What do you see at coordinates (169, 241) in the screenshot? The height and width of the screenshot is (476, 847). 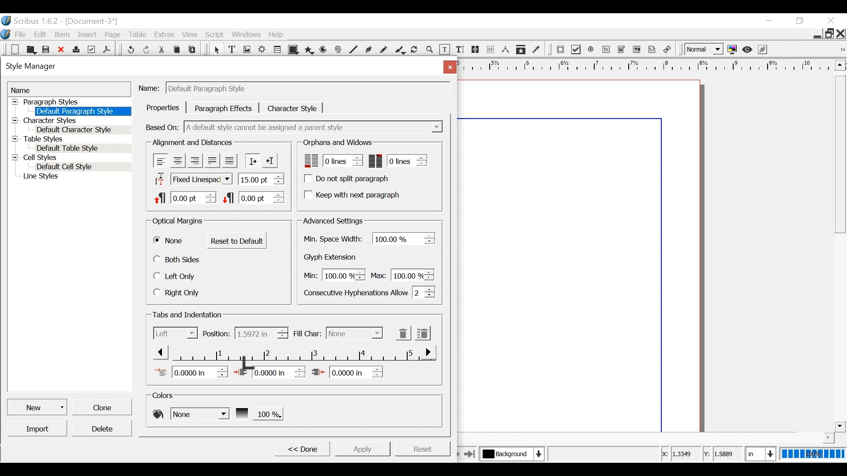 I see `(un)select none` at bounding box center [169, 241].